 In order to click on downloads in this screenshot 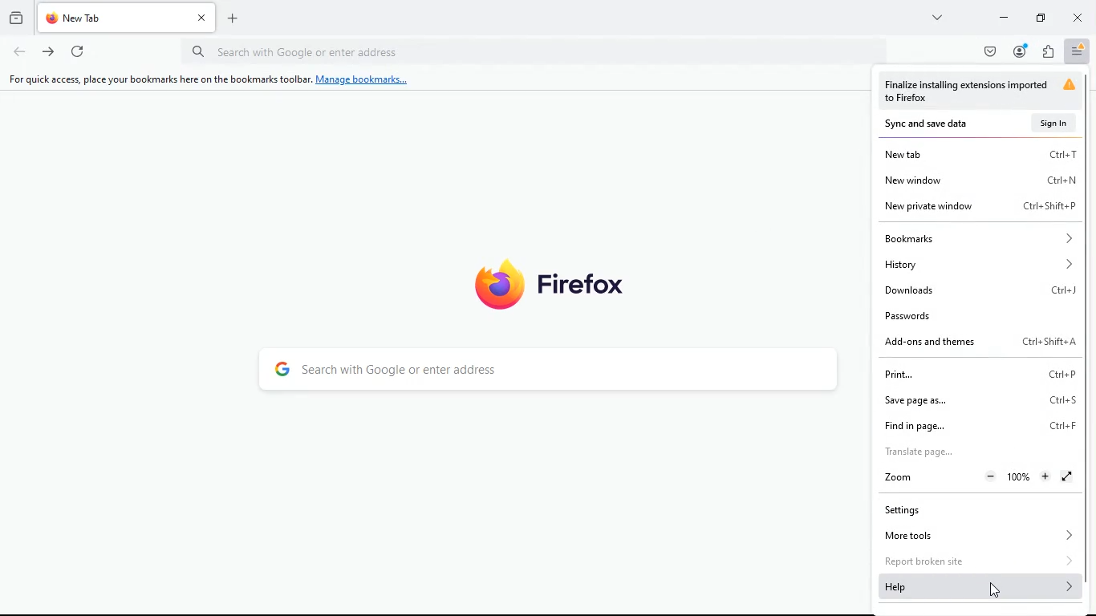, I will do `click(979, 290)`.